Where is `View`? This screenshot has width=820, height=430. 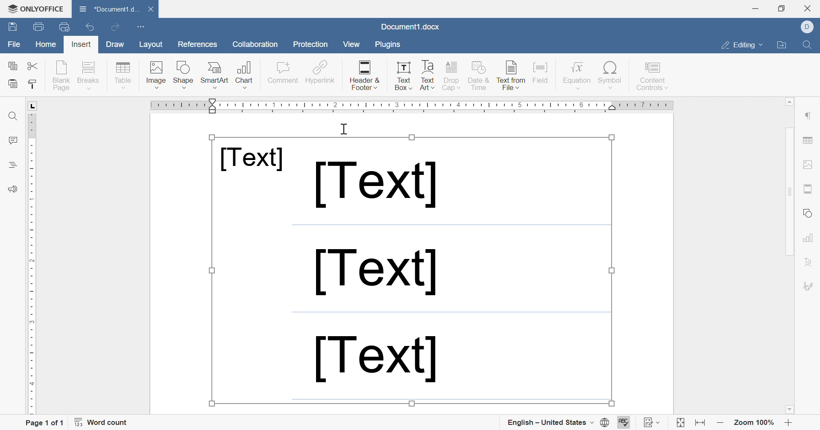
View is located at coordinates (351, 45).